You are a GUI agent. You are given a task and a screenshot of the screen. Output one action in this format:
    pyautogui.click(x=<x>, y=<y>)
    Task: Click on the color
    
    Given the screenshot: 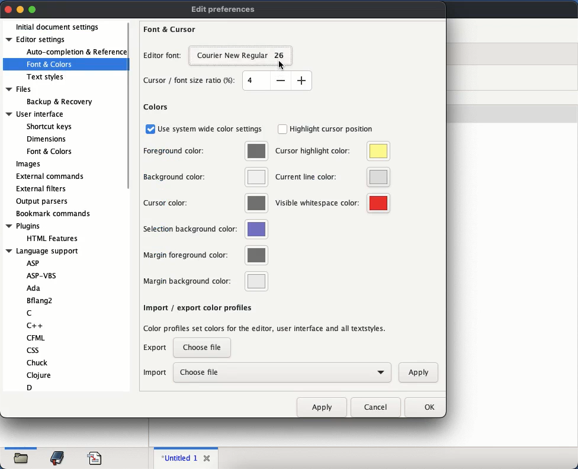 What is the action you would take?
    pyautogui.click(x=377, y=150)
    